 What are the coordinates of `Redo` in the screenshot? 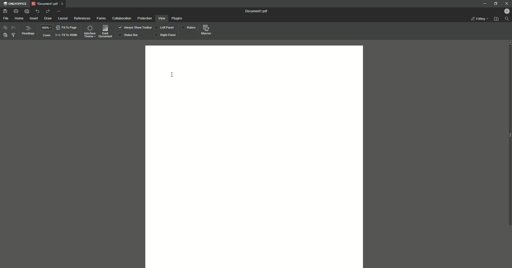 It's located at (48, 11).